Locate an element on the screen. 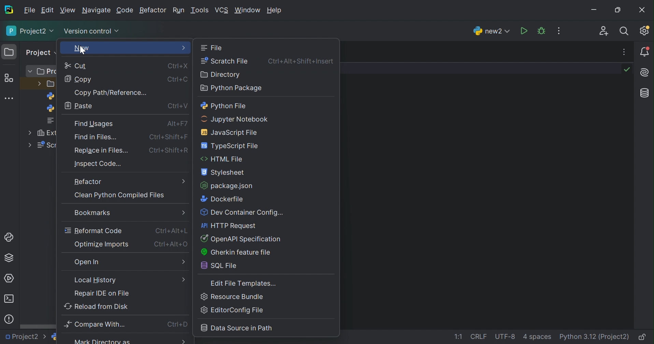  SQL file is located at coordinates (219, 265).